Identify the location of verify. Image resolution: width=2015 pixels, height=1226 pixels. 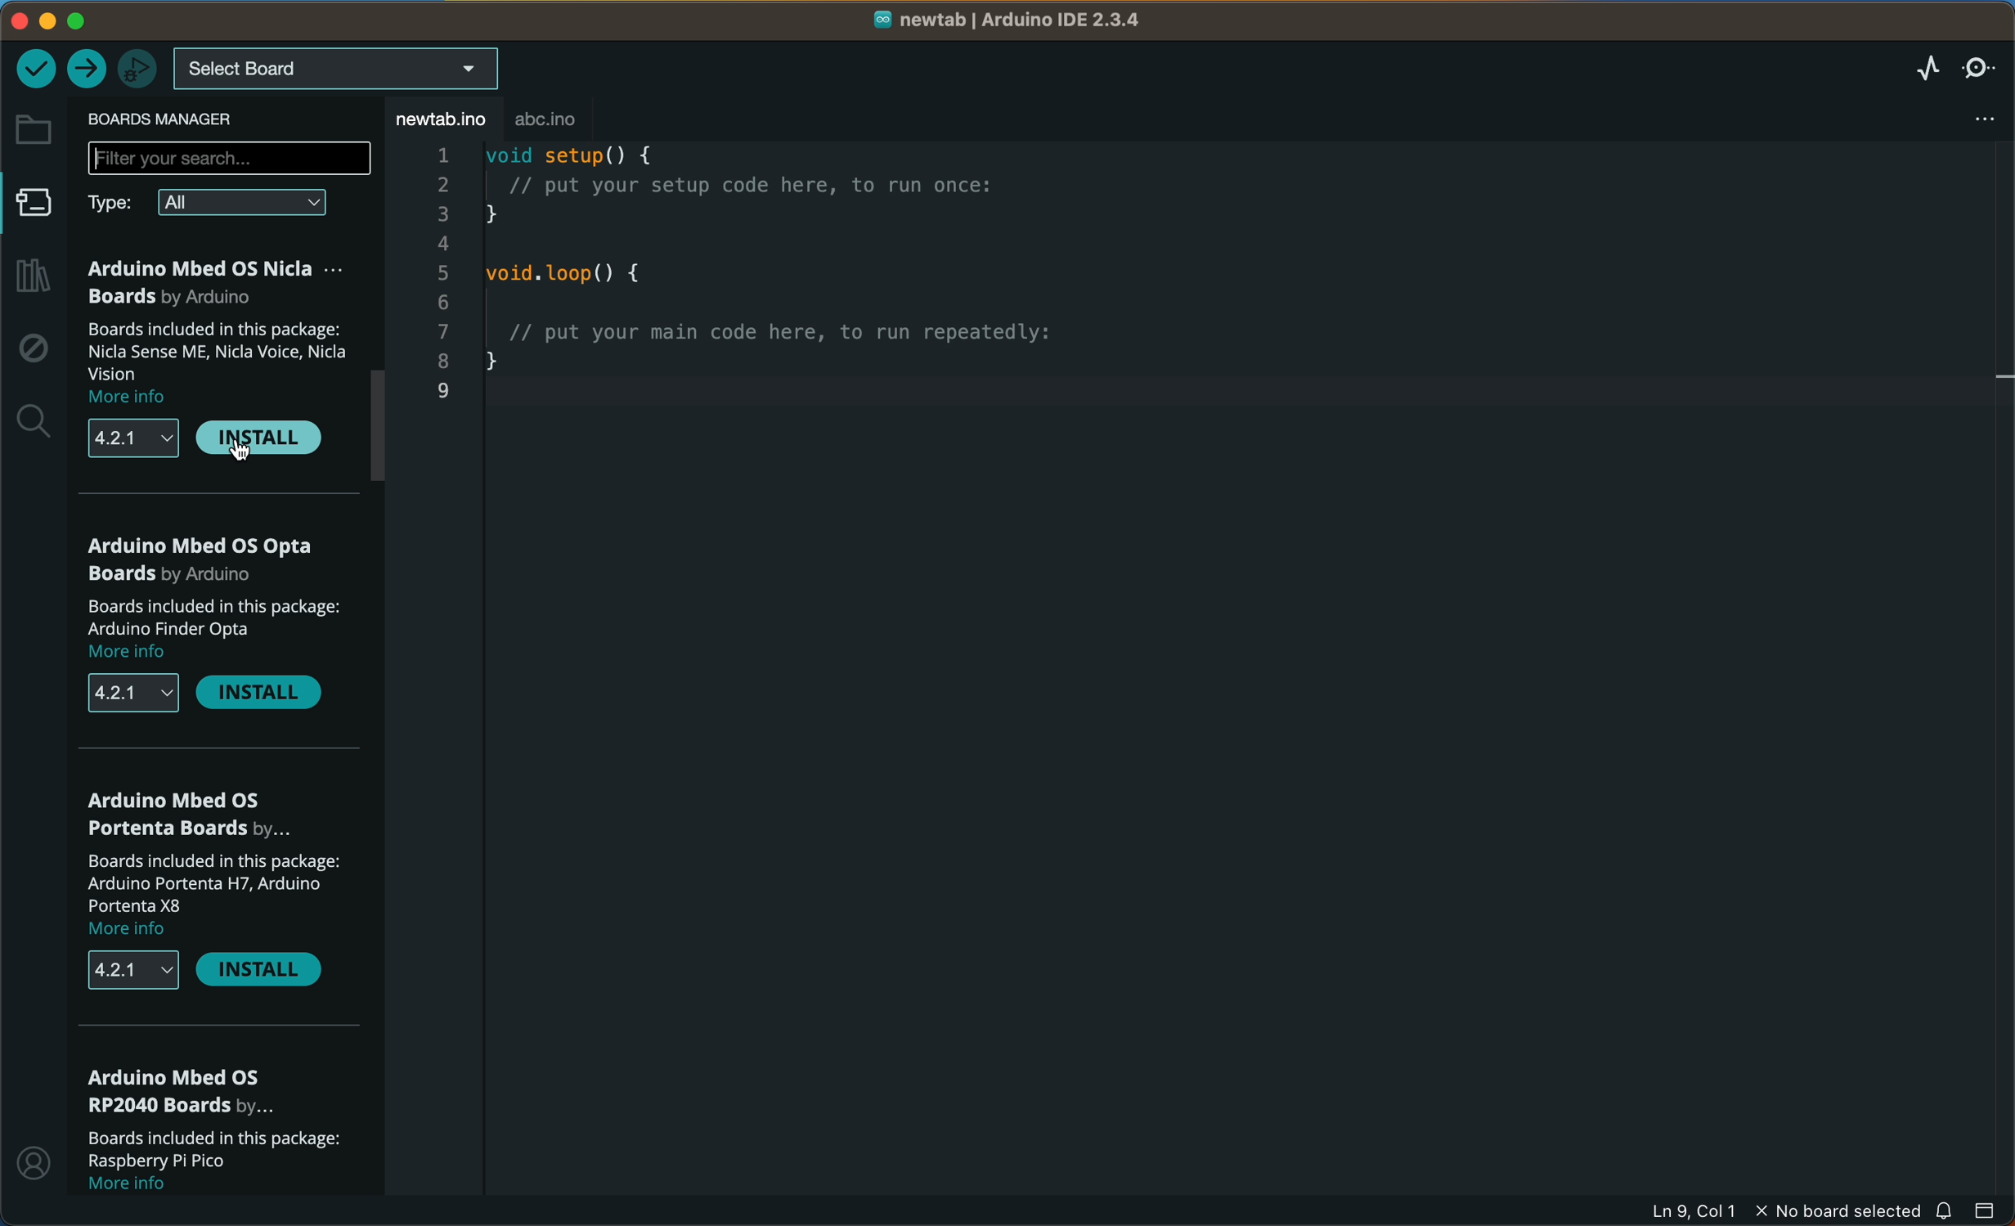
(37, 70).